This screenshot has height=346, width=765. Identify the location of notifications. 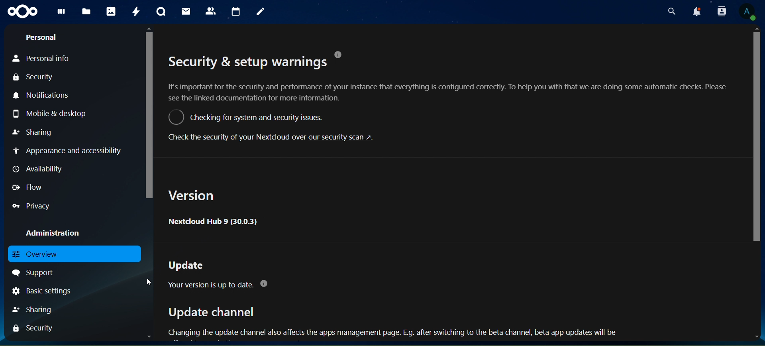
(695, 12).